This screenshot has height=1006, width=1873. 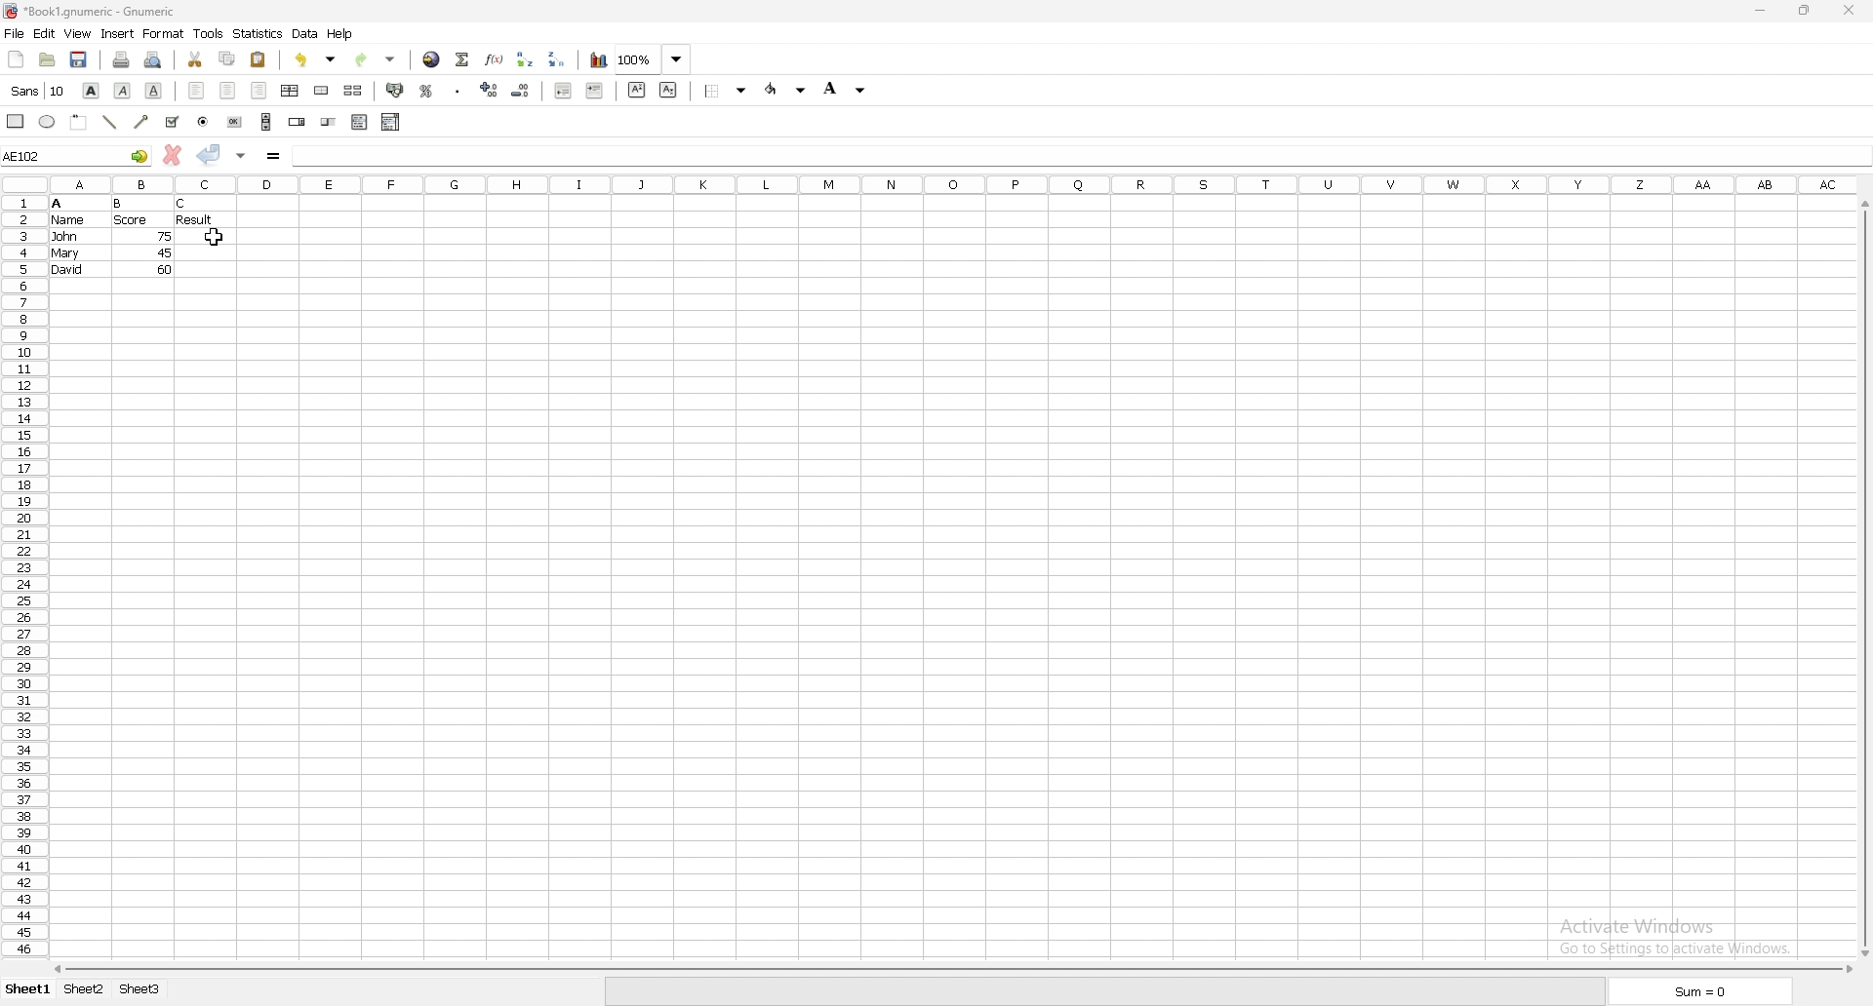 I want to click on cursor, so click(x=215, y=238).